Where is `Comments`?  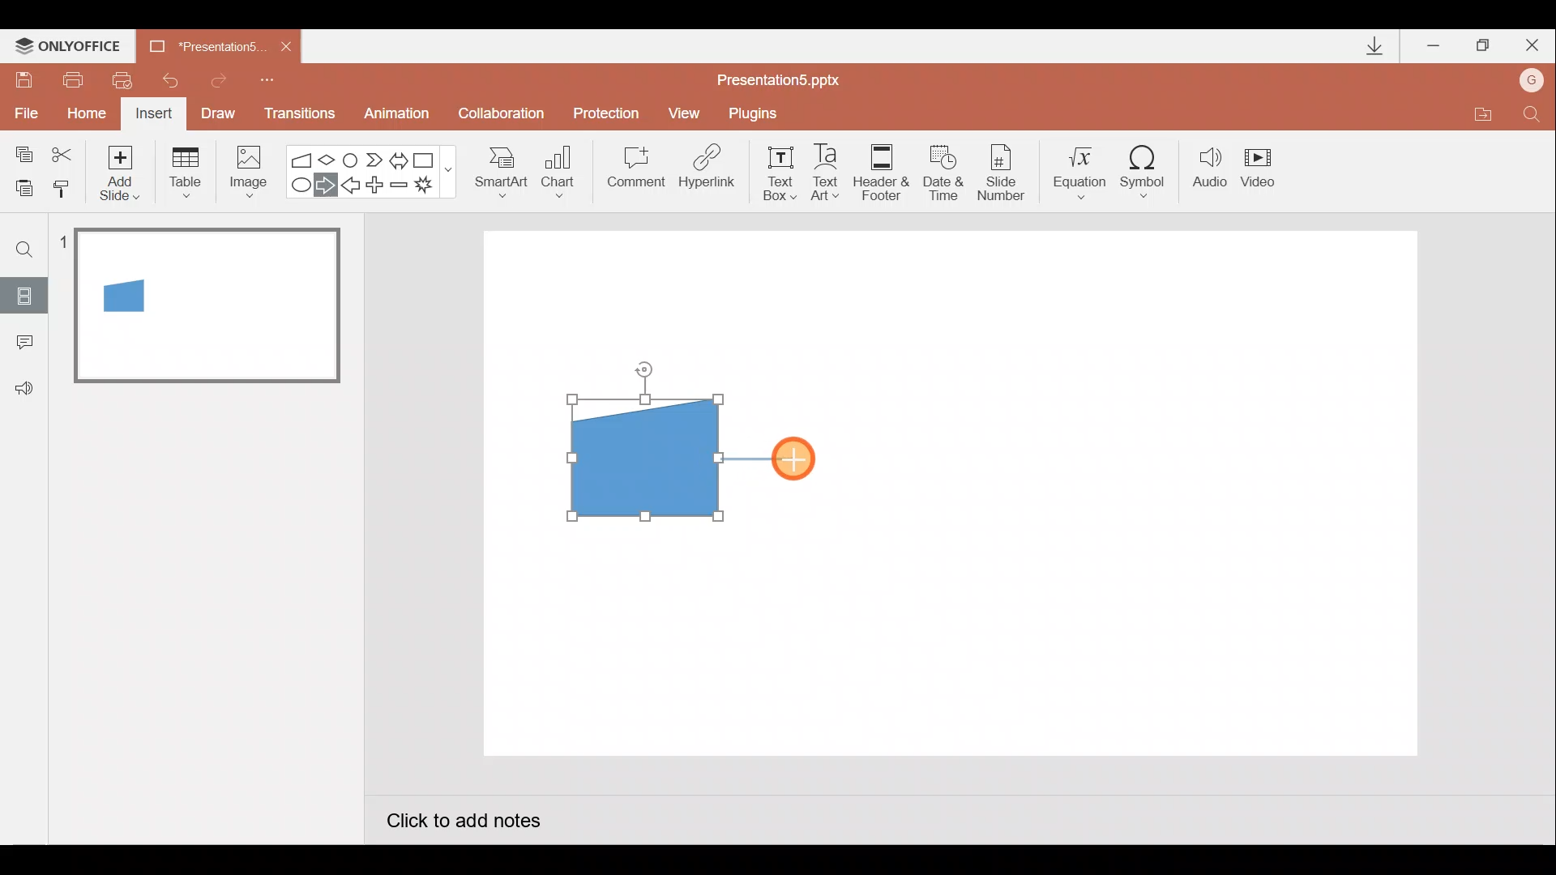 Comments is located at coordinates (20, 344).